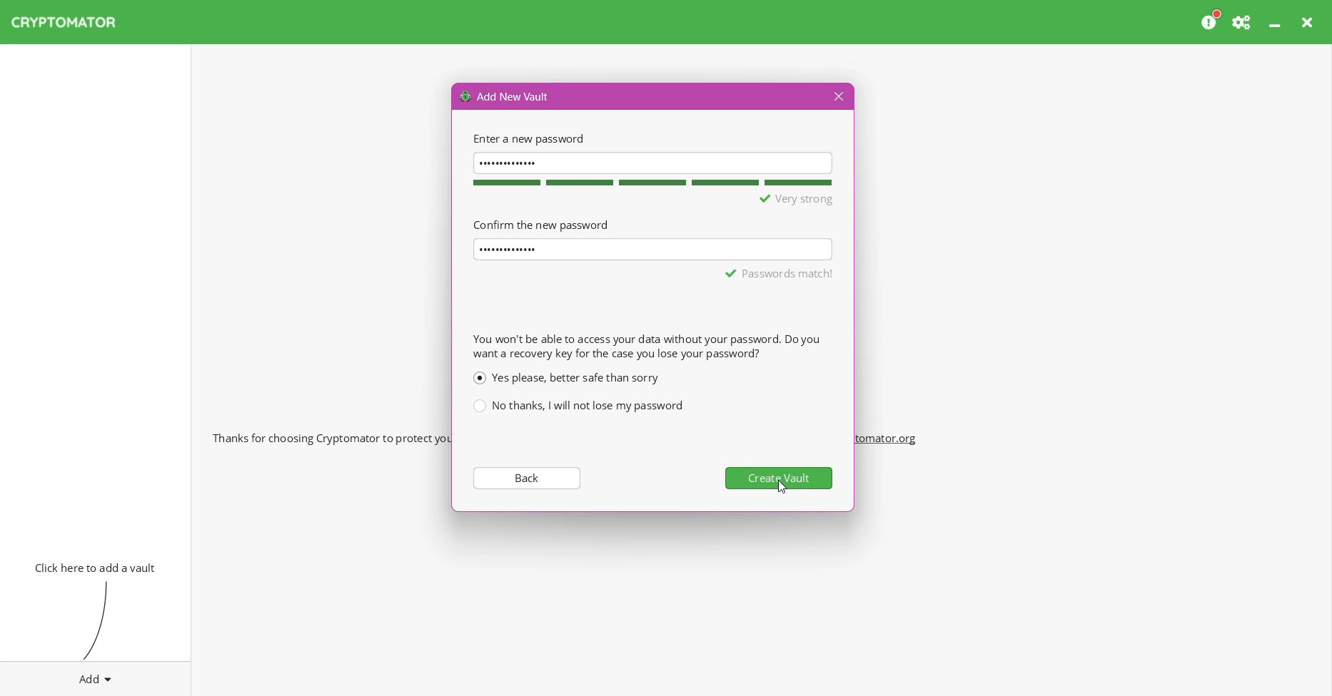  What do you see at coordinates (654, 248) in the screenshot?
I see `Confirm the new password` at bounding box center [654, 248].